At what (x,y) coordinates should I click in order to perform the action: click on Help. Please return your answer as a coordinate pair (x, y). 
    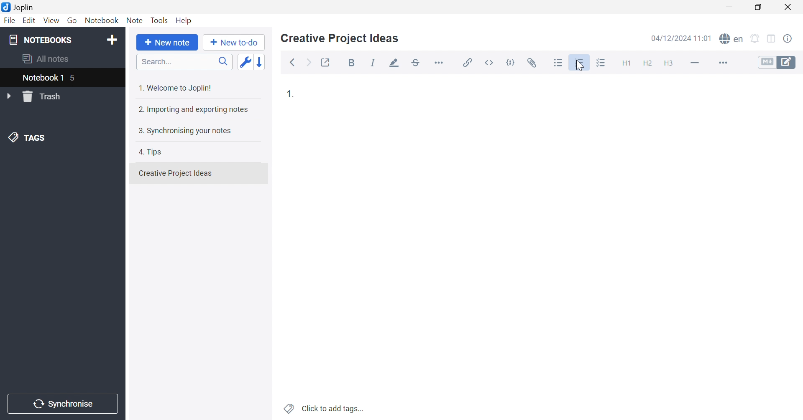
    Looking at the image, I should click on (184, 20).